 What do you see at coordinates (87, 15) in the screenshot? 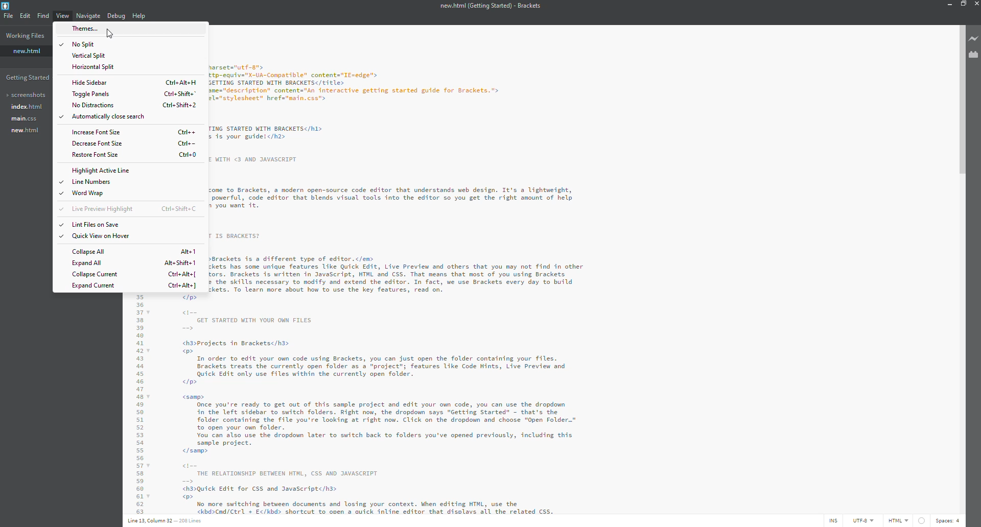
I see `navigate` at bounding box center [87, 15].